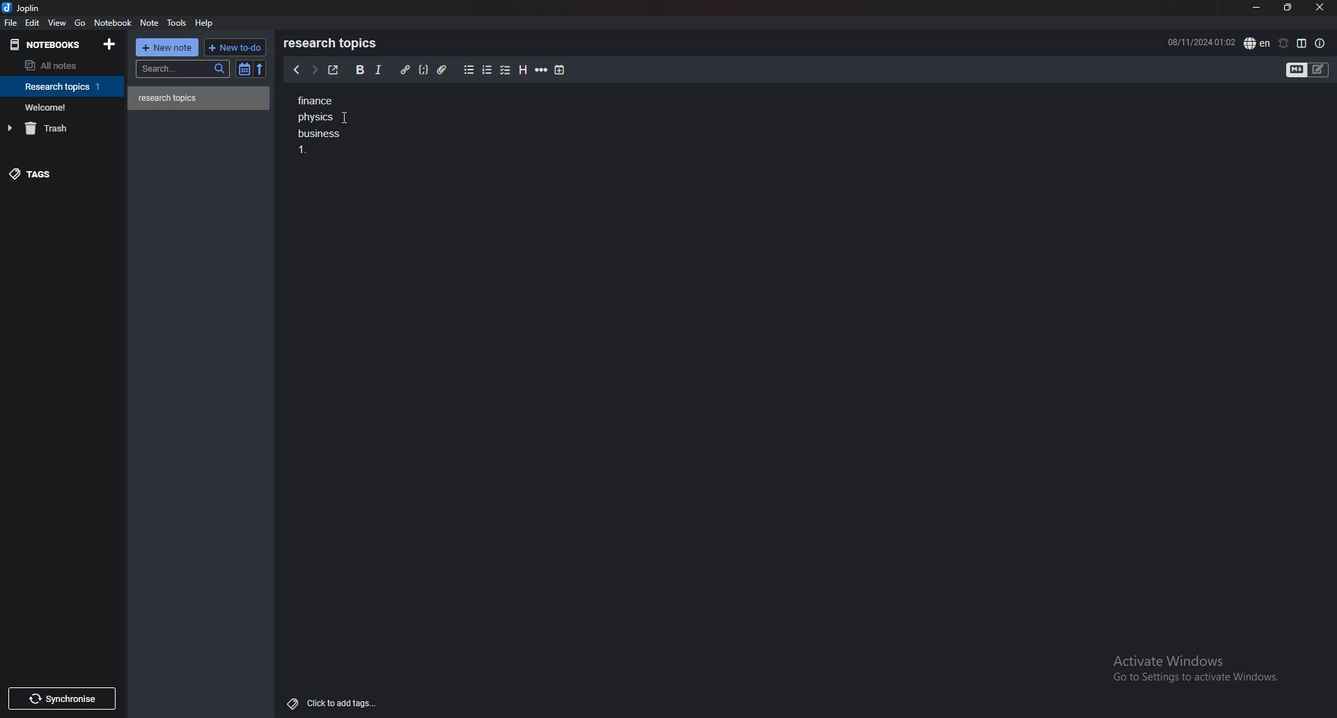 The image size is (1337, 718). I want to click on notebook, so click(64, 86).